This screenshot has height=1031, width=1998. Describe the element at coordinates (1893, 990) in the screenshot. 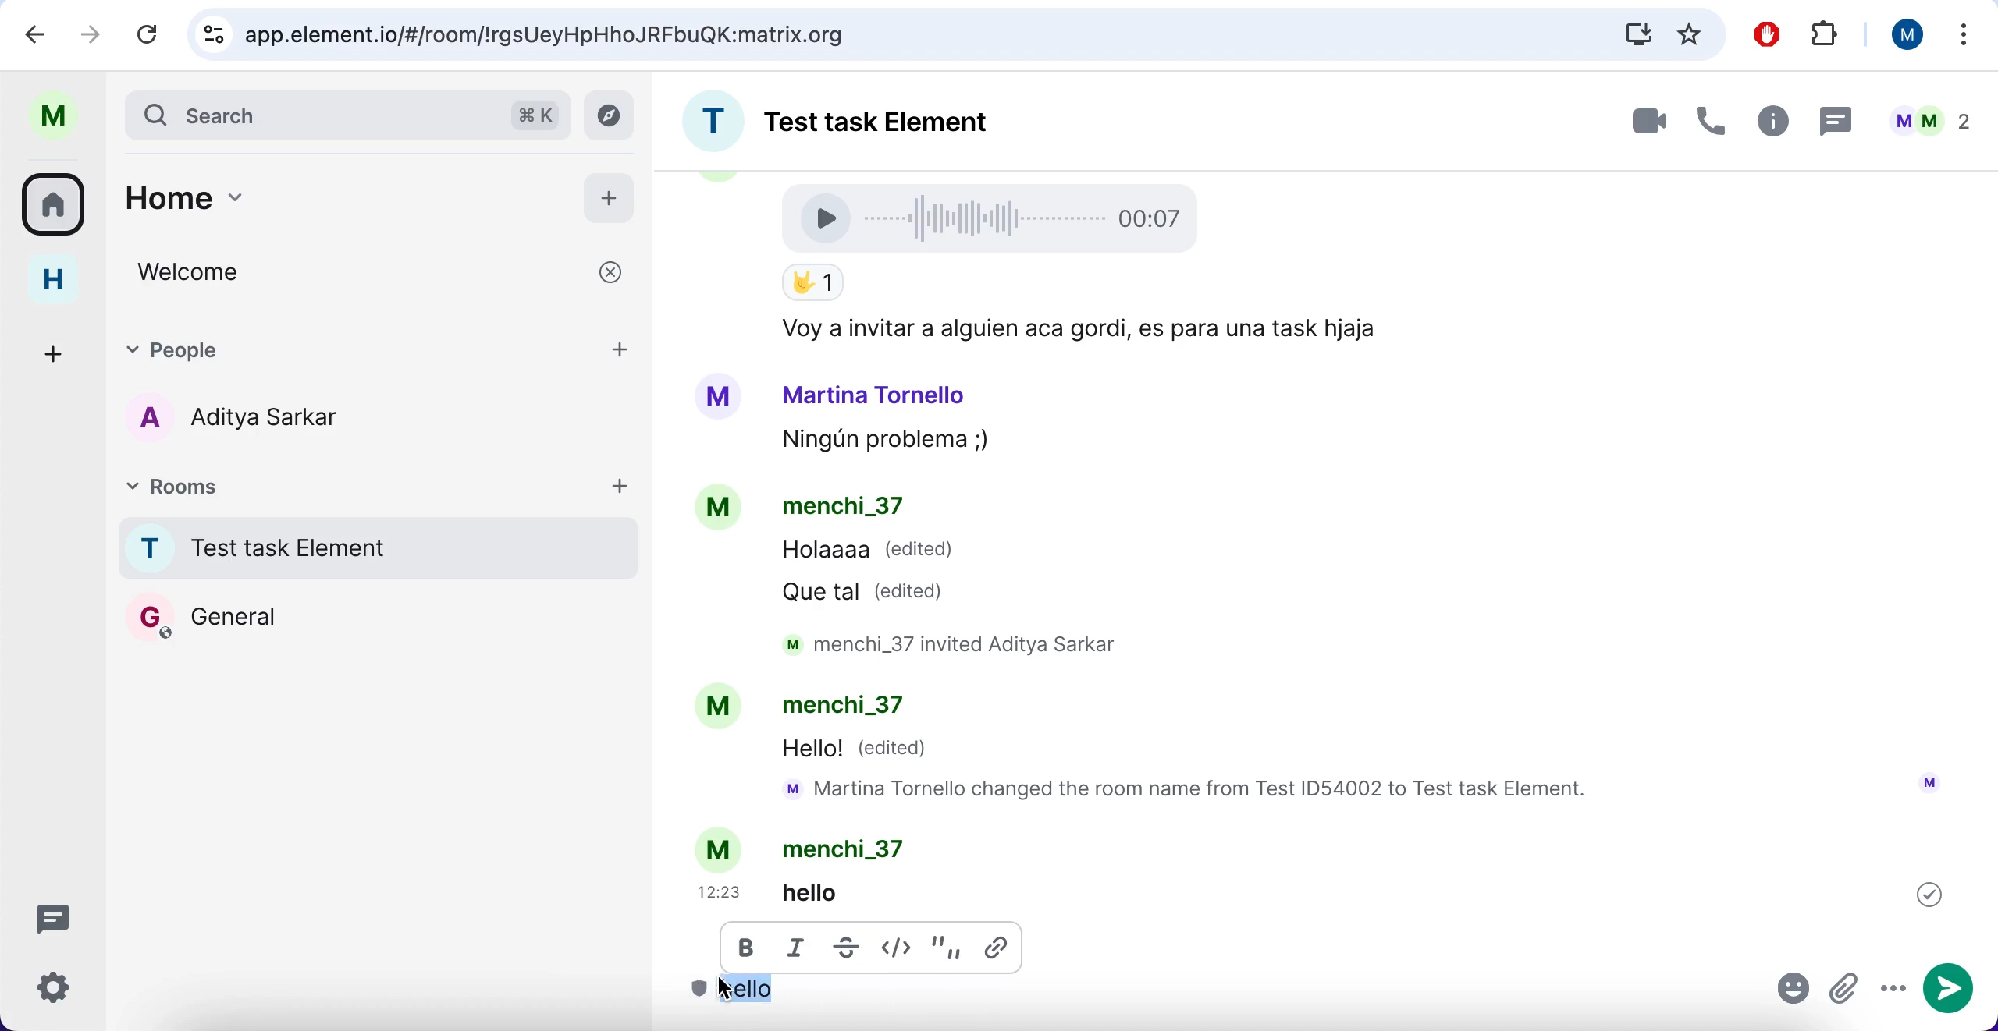

I see `more options` at that location.